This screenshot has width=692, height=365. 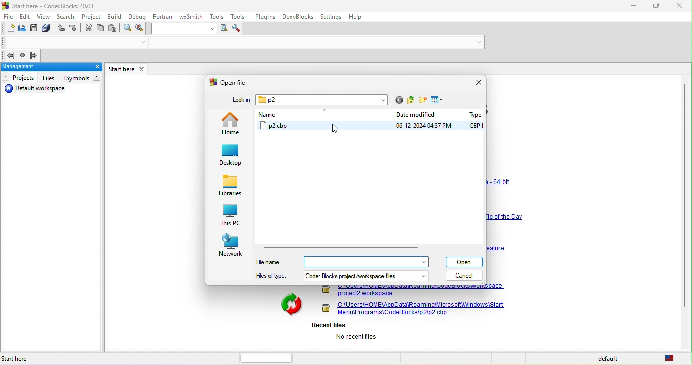 I want to click on create a new folder, so click(x=423, y=101).